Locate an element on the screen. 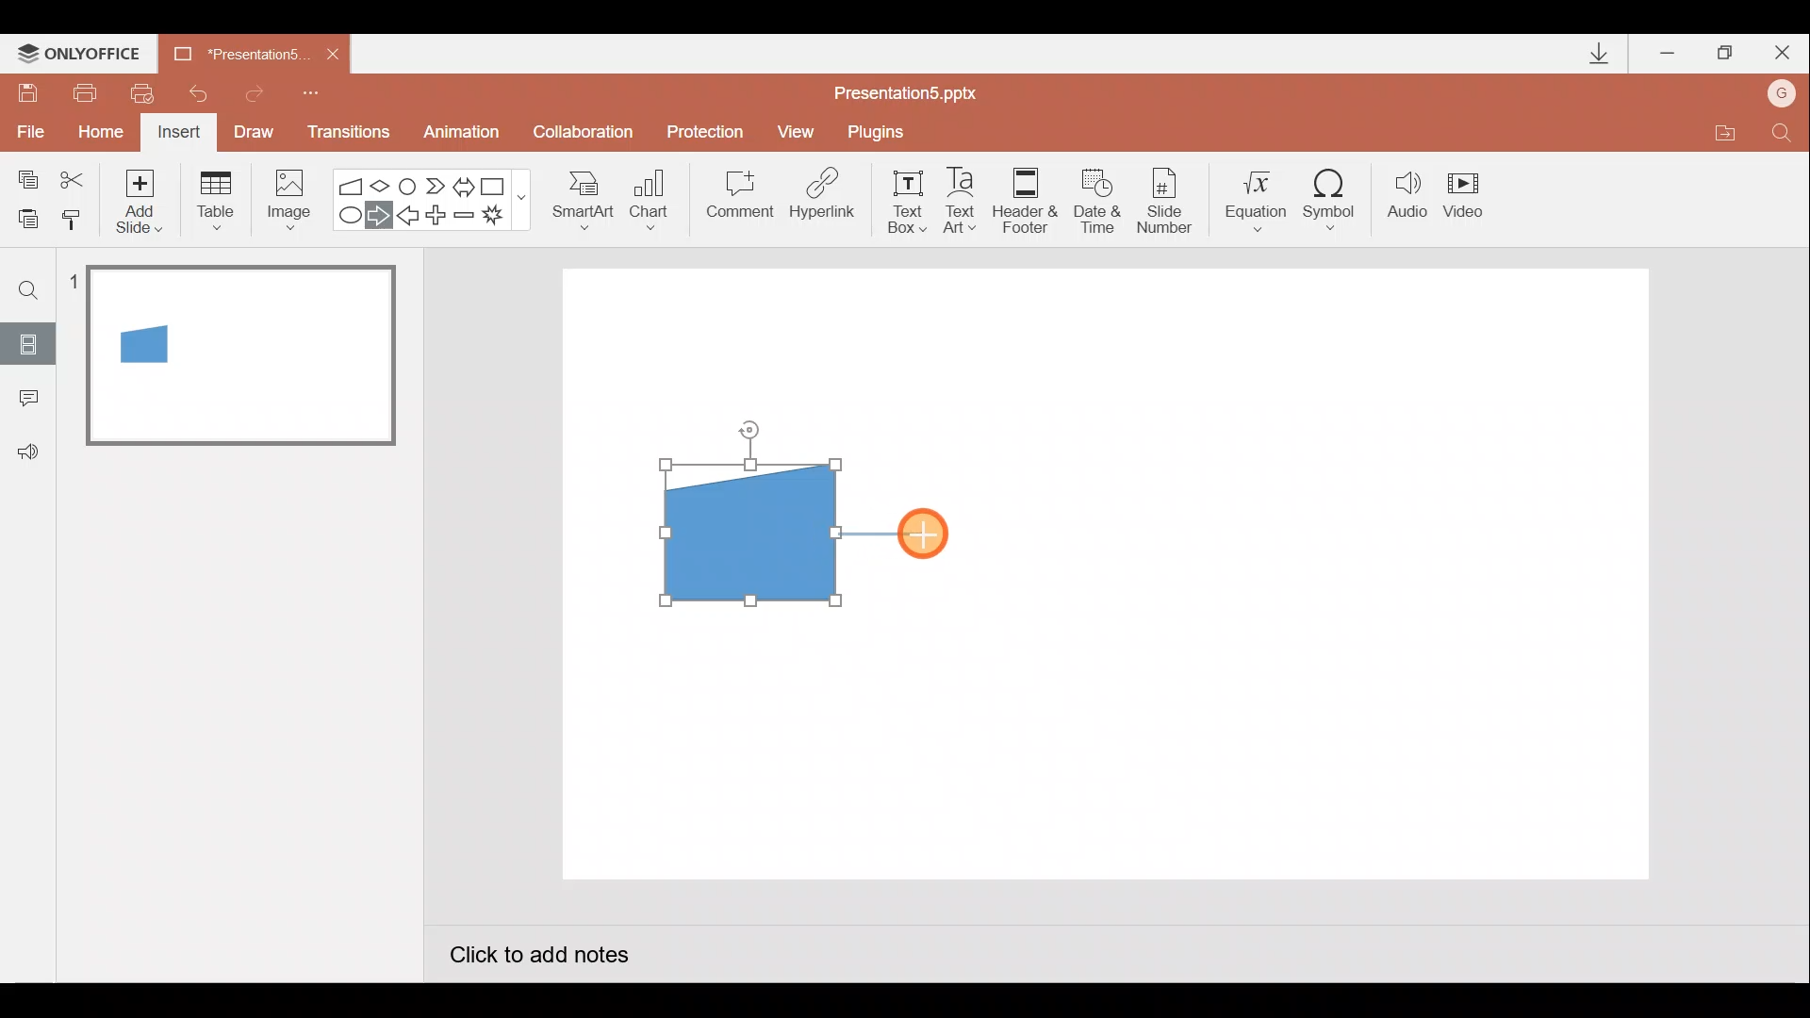 This screenshot has width=1810, height=1018. Left arrow is located at coordinates (409, 218).